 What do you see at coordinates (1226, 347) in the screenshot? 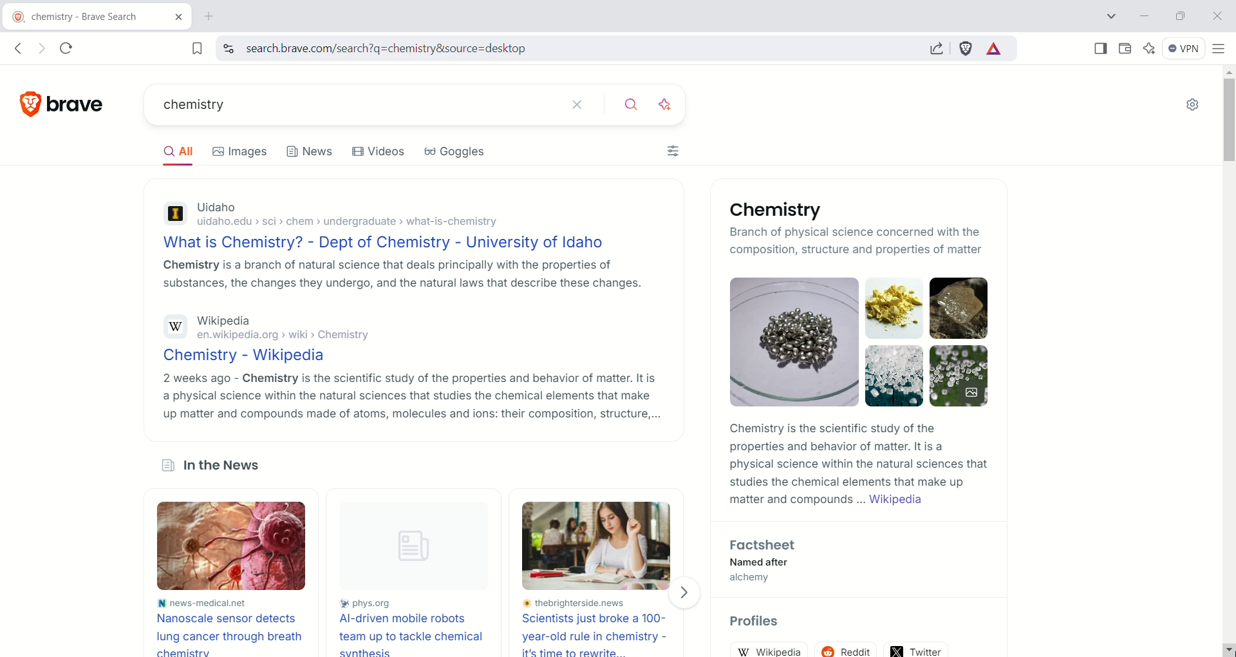
I see `vertical scroll bar` at bounding box center [1226, 347].